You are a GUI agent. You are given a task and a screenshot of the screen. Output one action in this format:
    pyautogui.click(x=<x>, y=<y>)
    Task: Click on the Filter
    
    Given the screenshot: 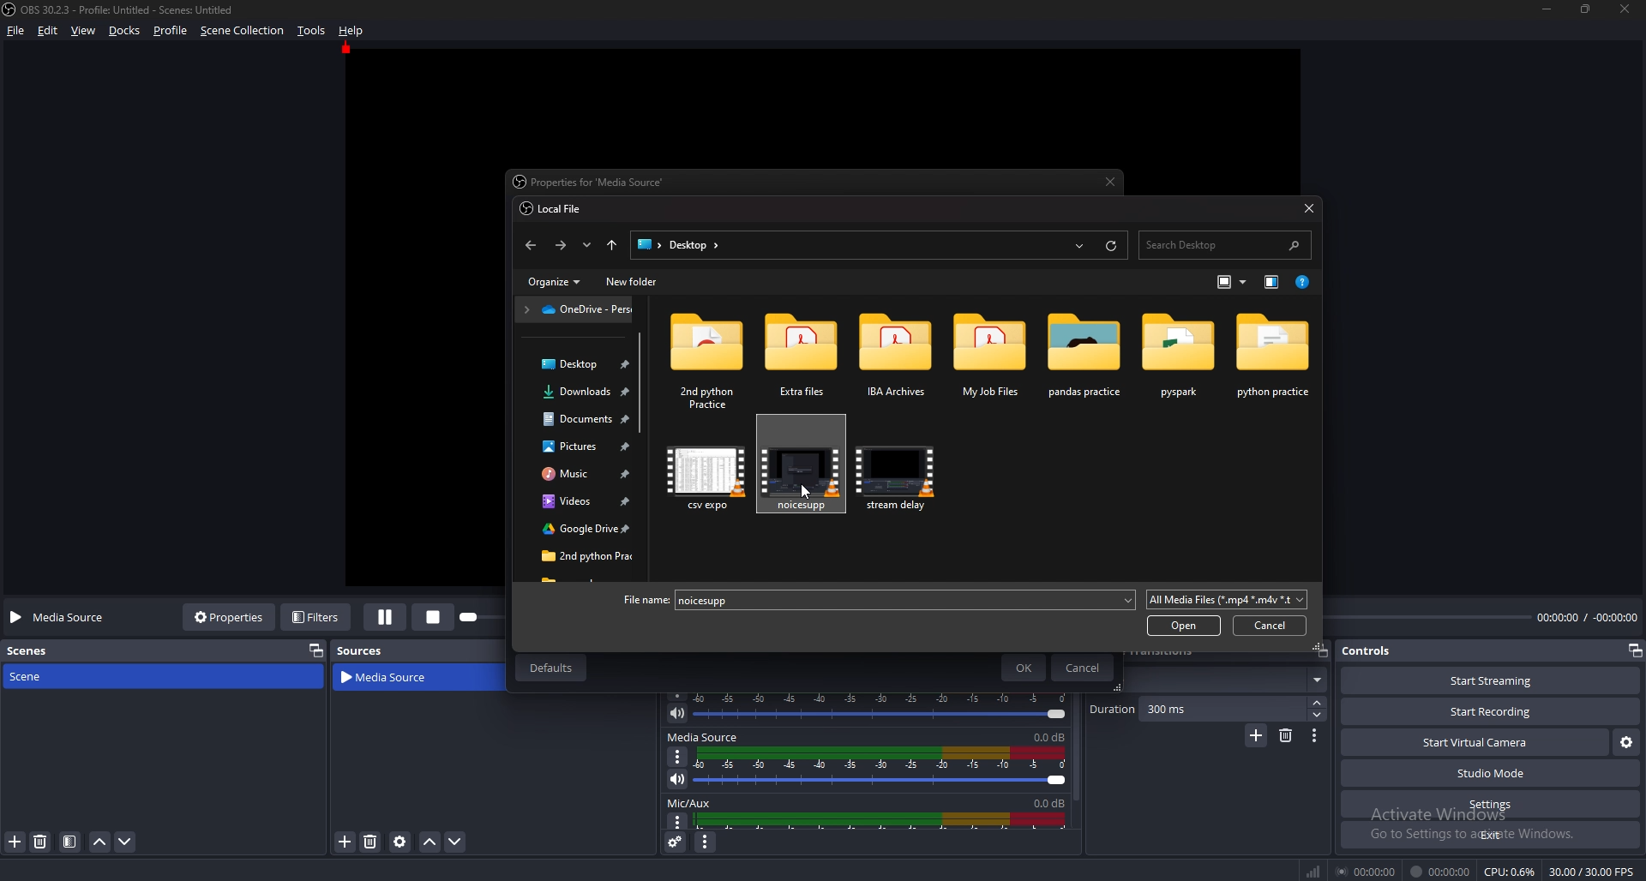 What is the action you would take?
    pyautogui.click(x=70, y=842)
    